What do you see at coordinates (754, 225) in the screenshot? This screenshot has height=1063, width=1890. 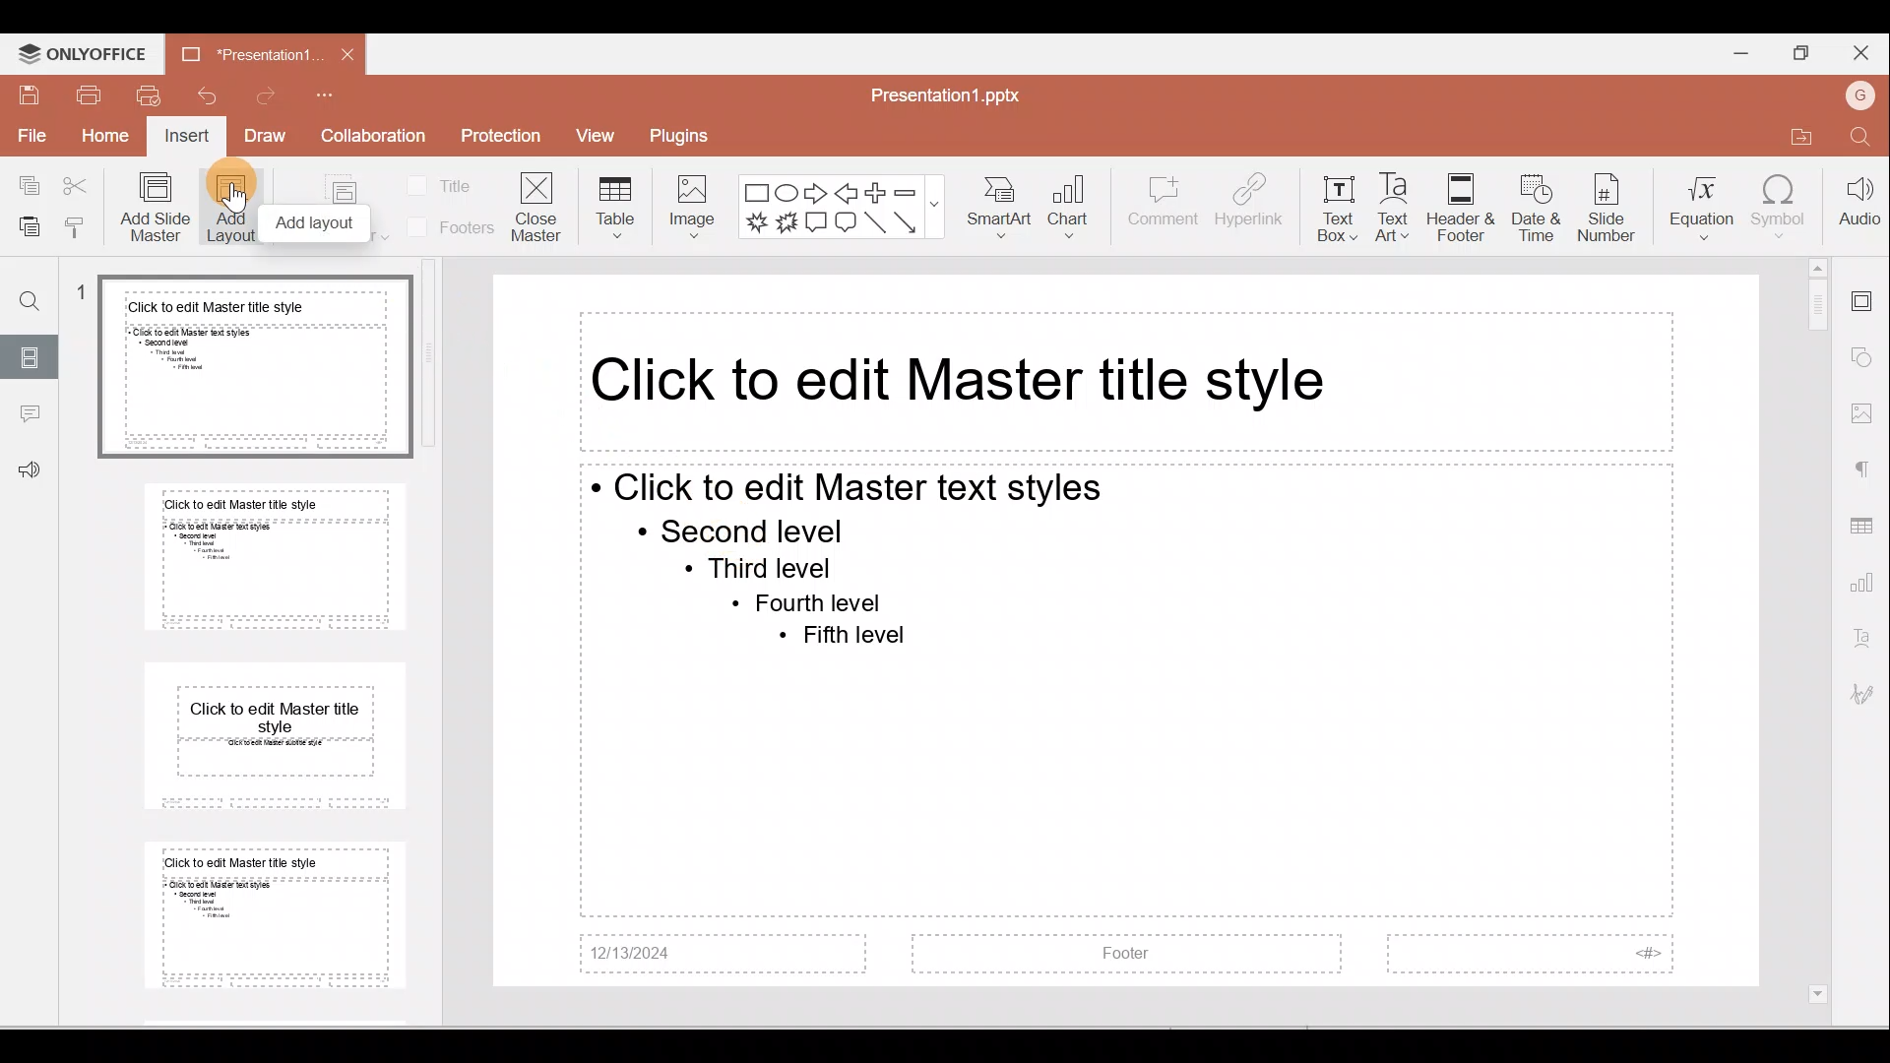 I see `Explosion 1` at bounding box center [754, 225].